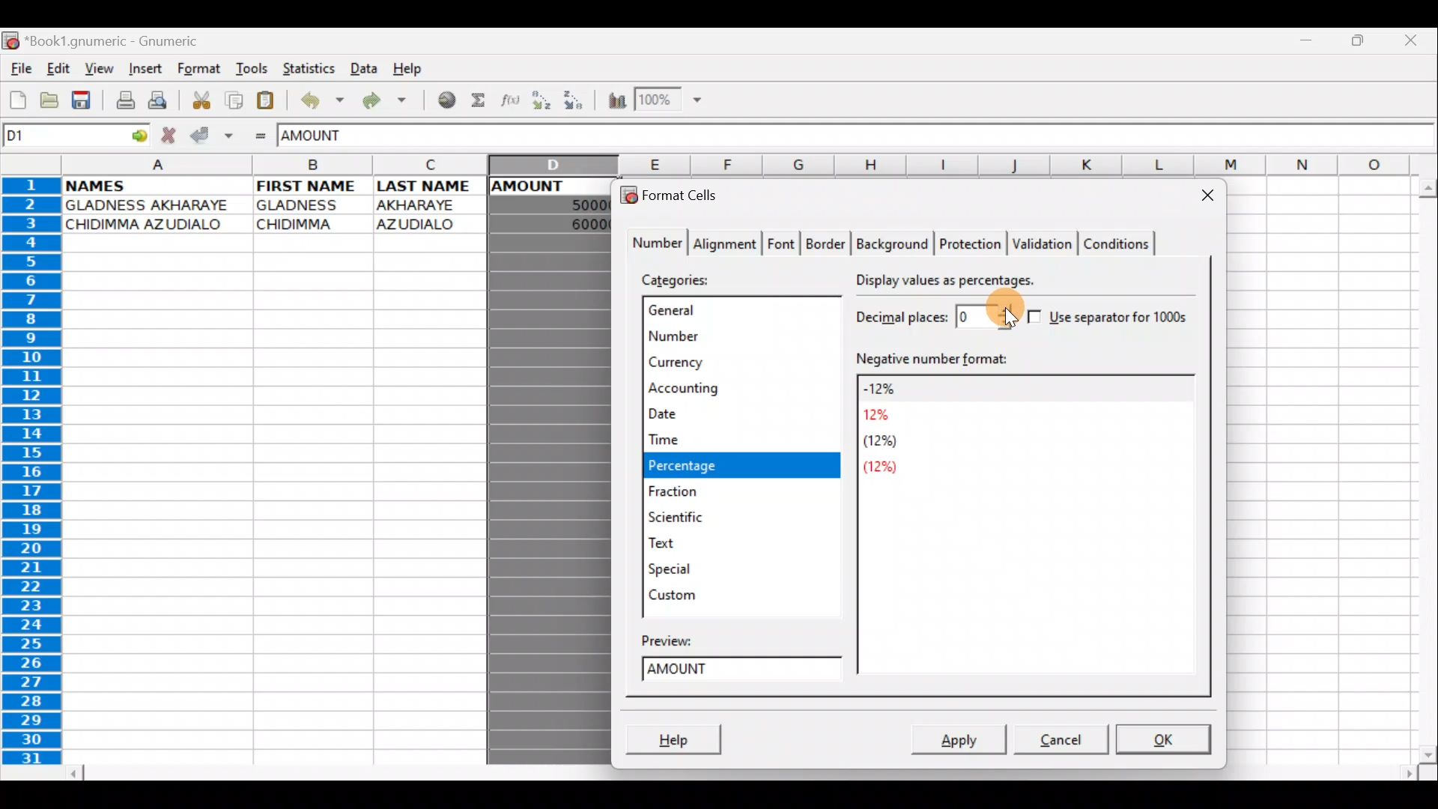 The width and height of the screenshot is (1438, 809). What do you see at coordinates (701, 491) in the screenshot?
I see `Fraction` at bounding box center [701, 491].